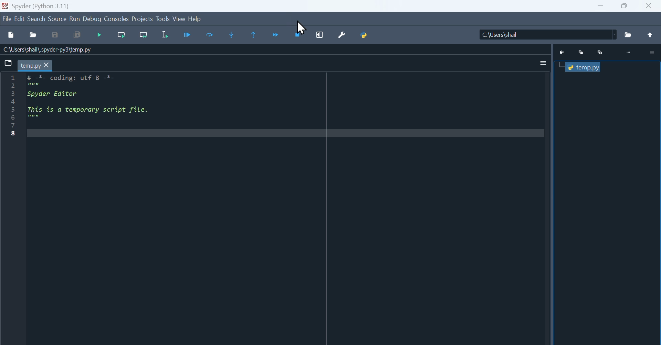  I want to click on close, so click(650, 6).